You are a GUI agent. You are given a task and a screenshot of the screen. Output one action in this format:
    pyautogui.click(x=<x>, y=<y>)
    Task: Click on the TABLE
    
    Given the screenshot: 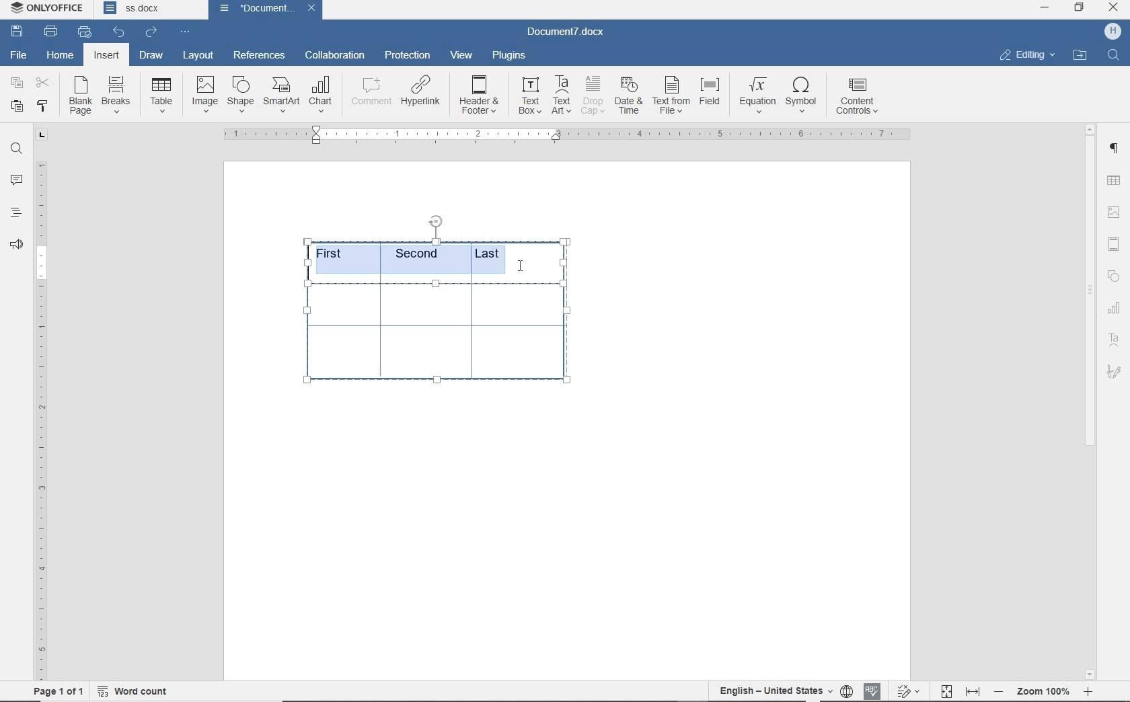 What is the action you would take?
    pyautogui.click(x=1113, y=180)
    